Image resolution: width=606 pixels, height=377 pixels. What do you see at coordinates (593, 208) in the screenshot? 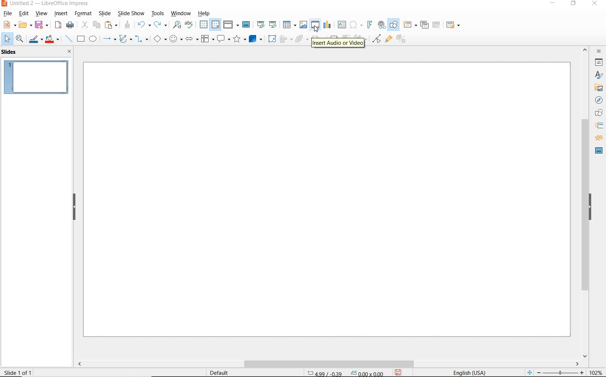
I see `HIDE` at bounding box center [593, 208].